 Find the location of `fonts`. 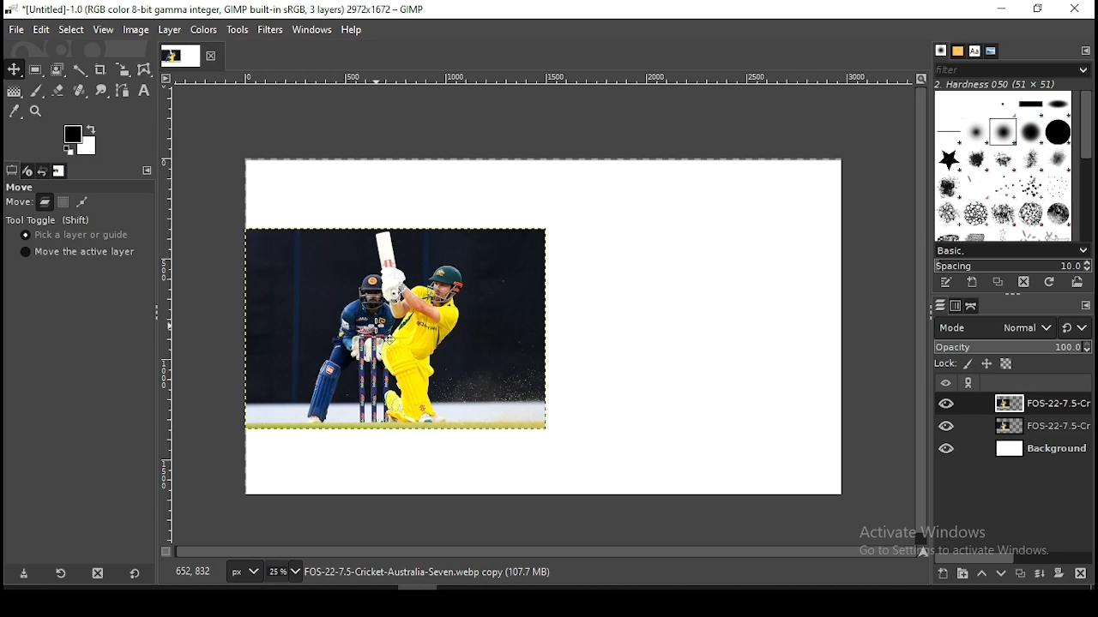

fonts is located at coordinates (975, 51).